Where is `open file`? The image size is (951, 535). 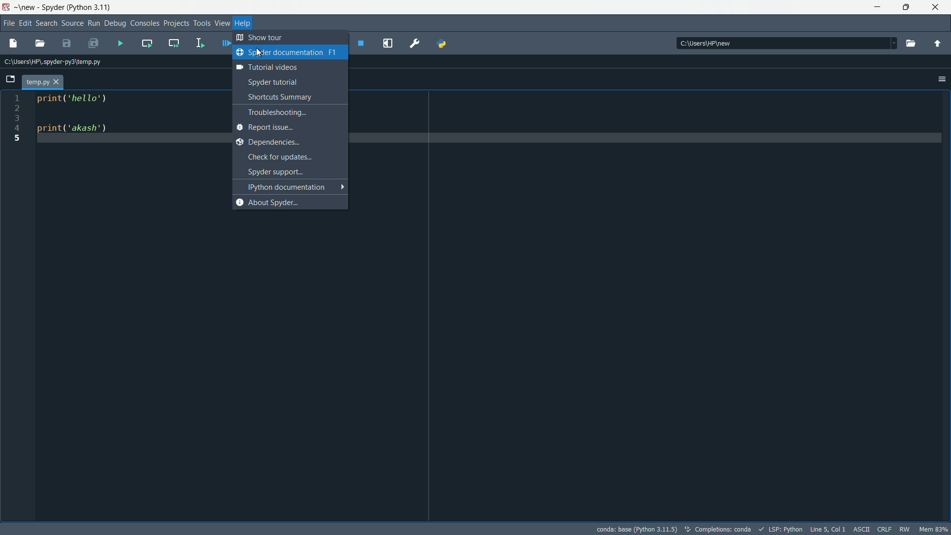 open file is located at coordinates (40, 44).